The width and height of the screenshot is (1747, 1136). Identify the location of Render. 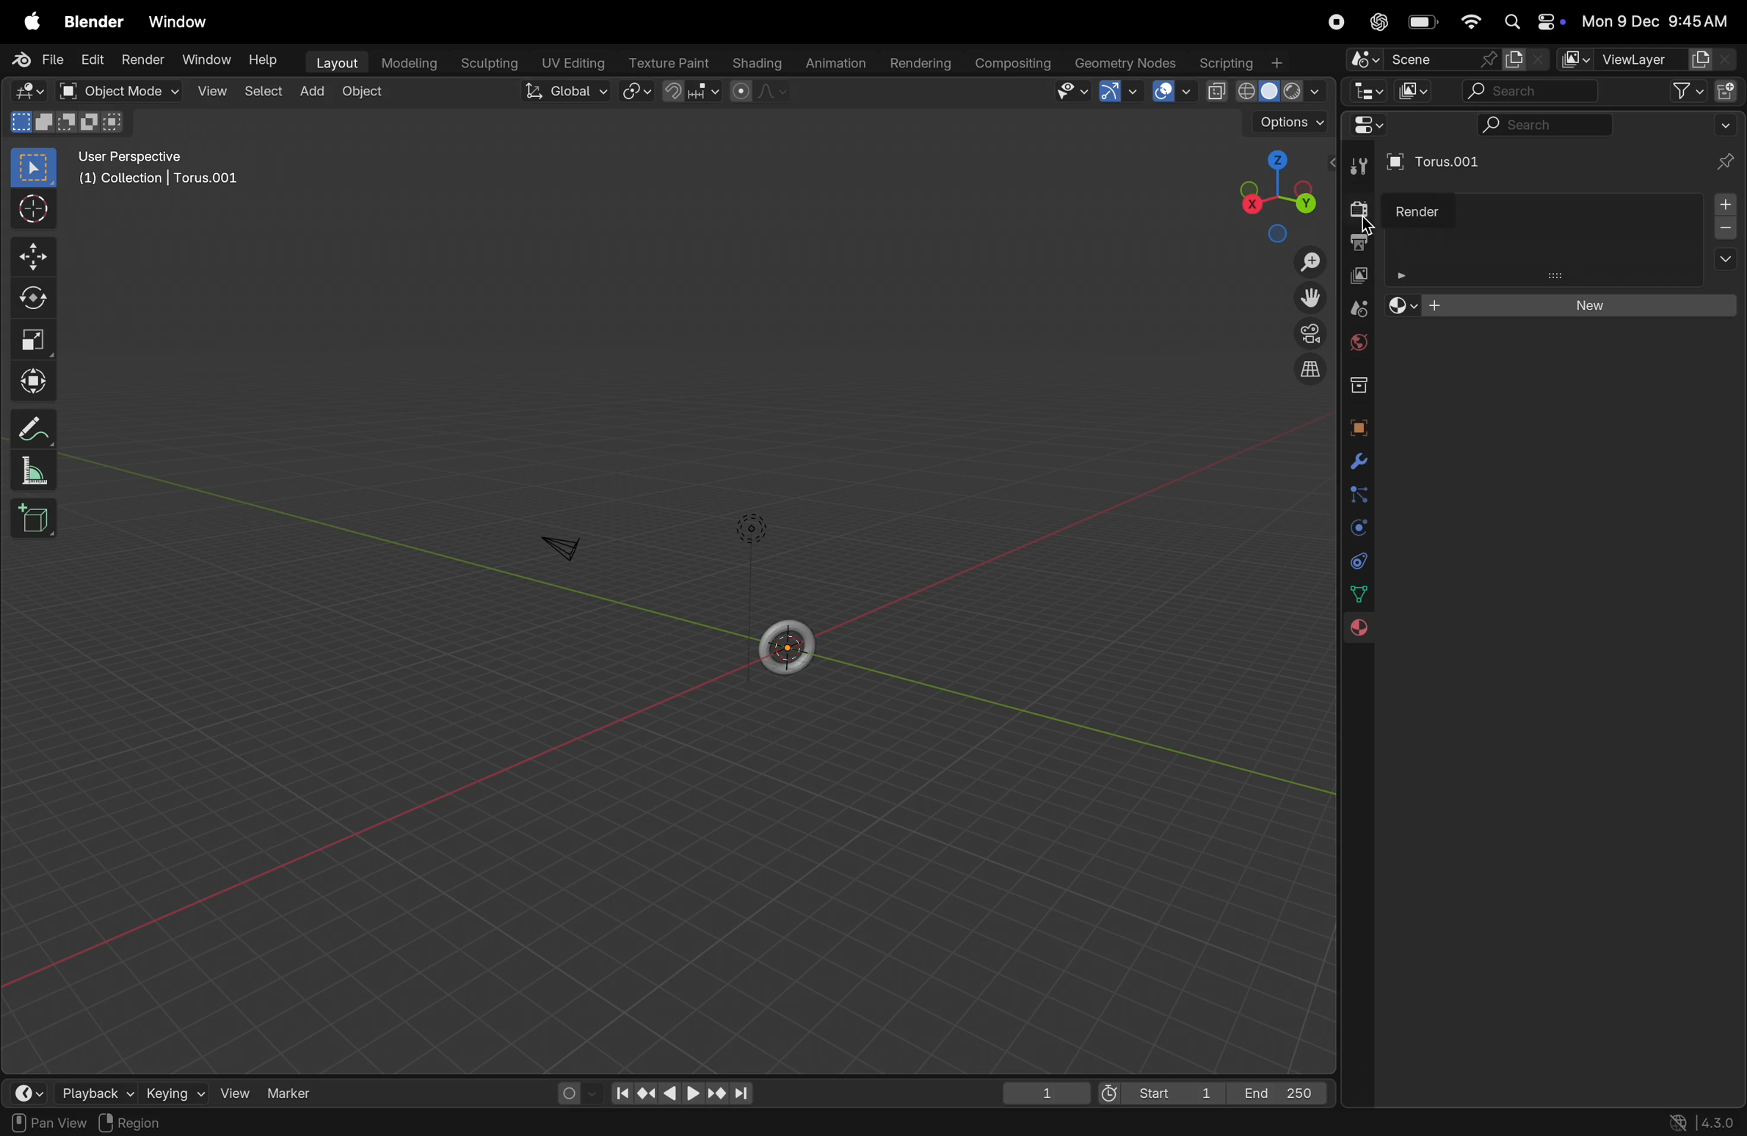
(1415, 208).